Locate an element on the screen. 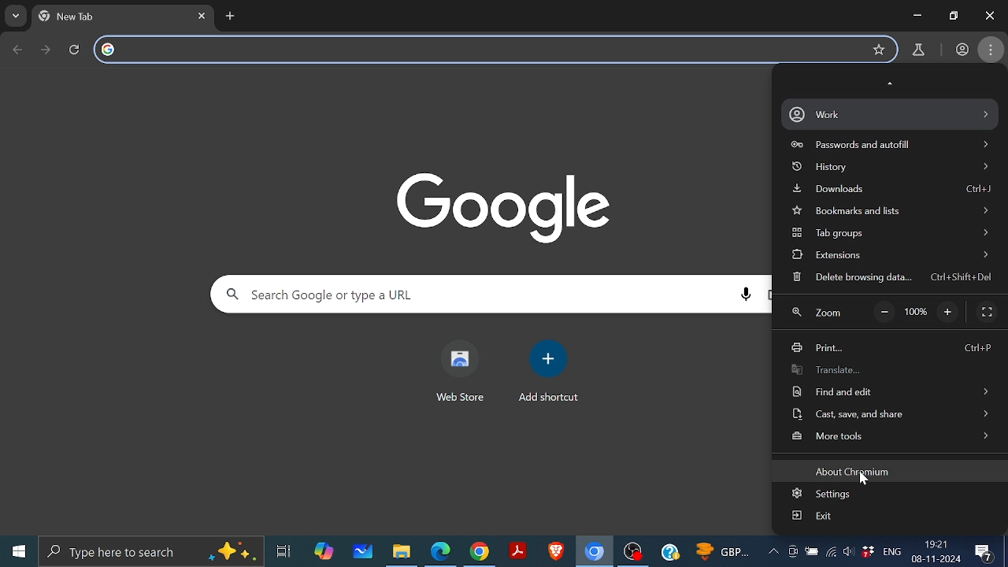 The width and height of the screenshot is (1008, 567). 19:21 08-11-2024 is located at coordinates (938, 552).